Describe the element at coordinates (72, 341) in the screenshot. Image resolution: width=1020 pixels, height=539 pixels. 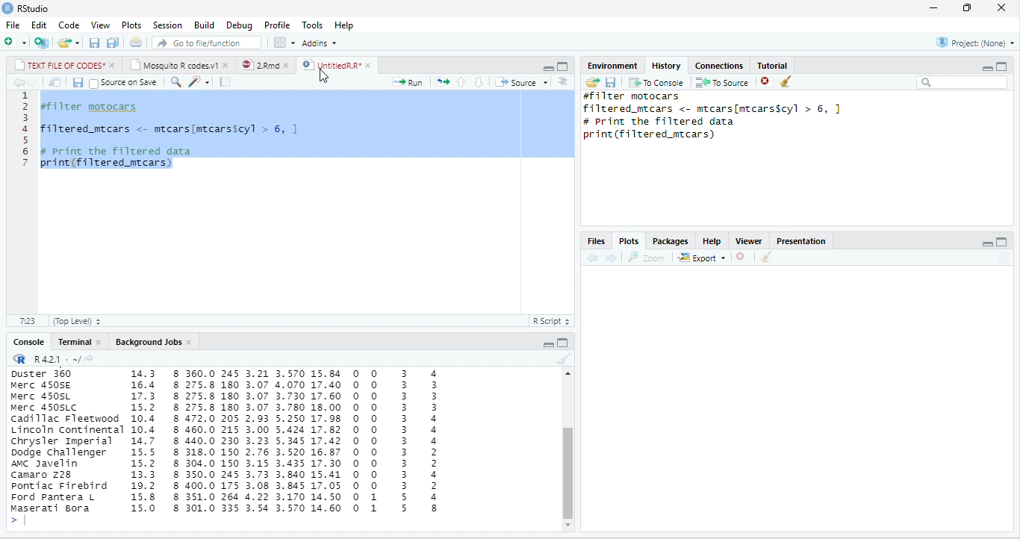
I see `Terminal` at that location.